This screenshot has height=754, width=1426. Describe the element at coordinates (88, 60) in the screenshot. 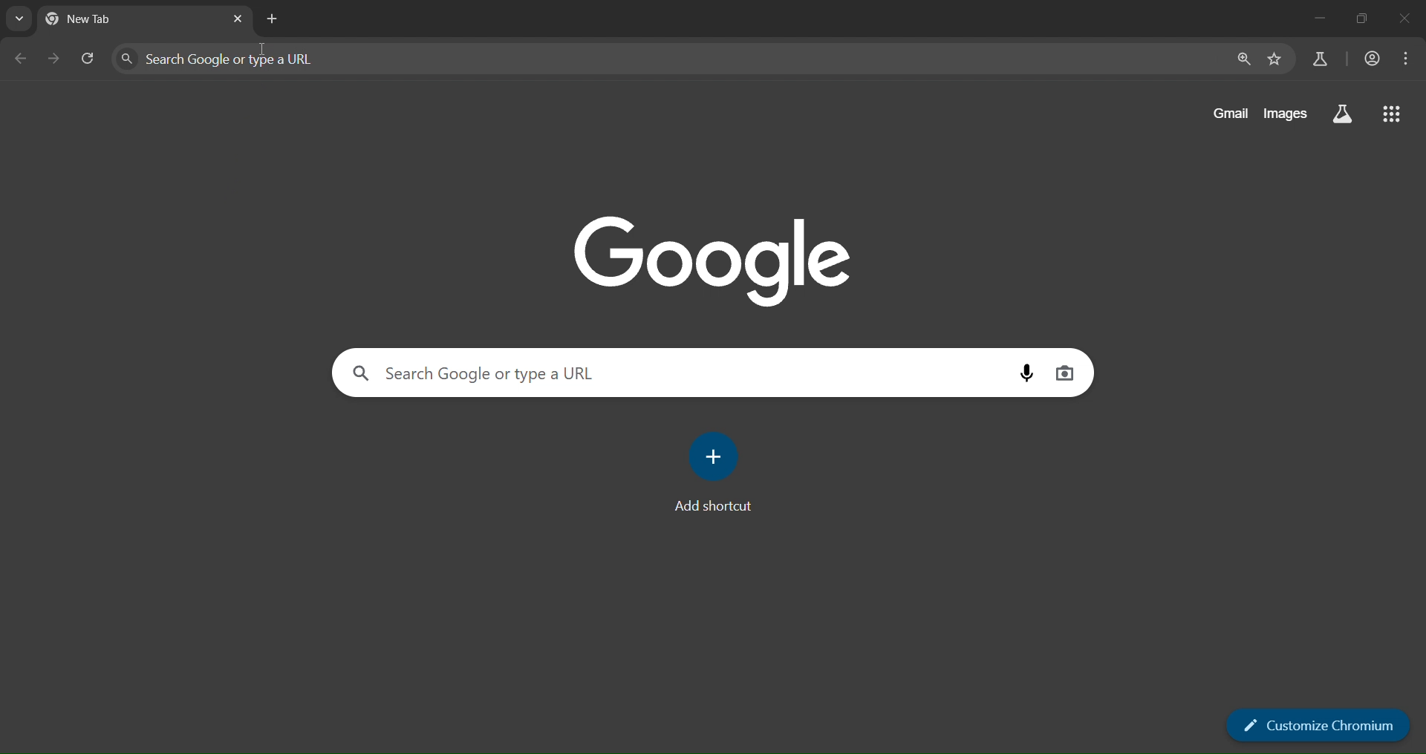

I see `reload page` at that location.